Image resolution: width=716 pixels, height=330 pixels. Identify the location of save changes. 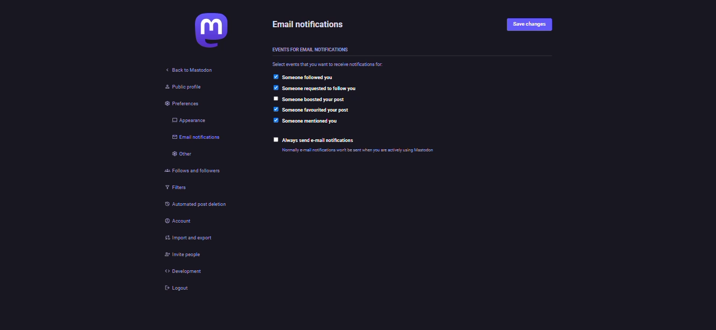
(529, 25).